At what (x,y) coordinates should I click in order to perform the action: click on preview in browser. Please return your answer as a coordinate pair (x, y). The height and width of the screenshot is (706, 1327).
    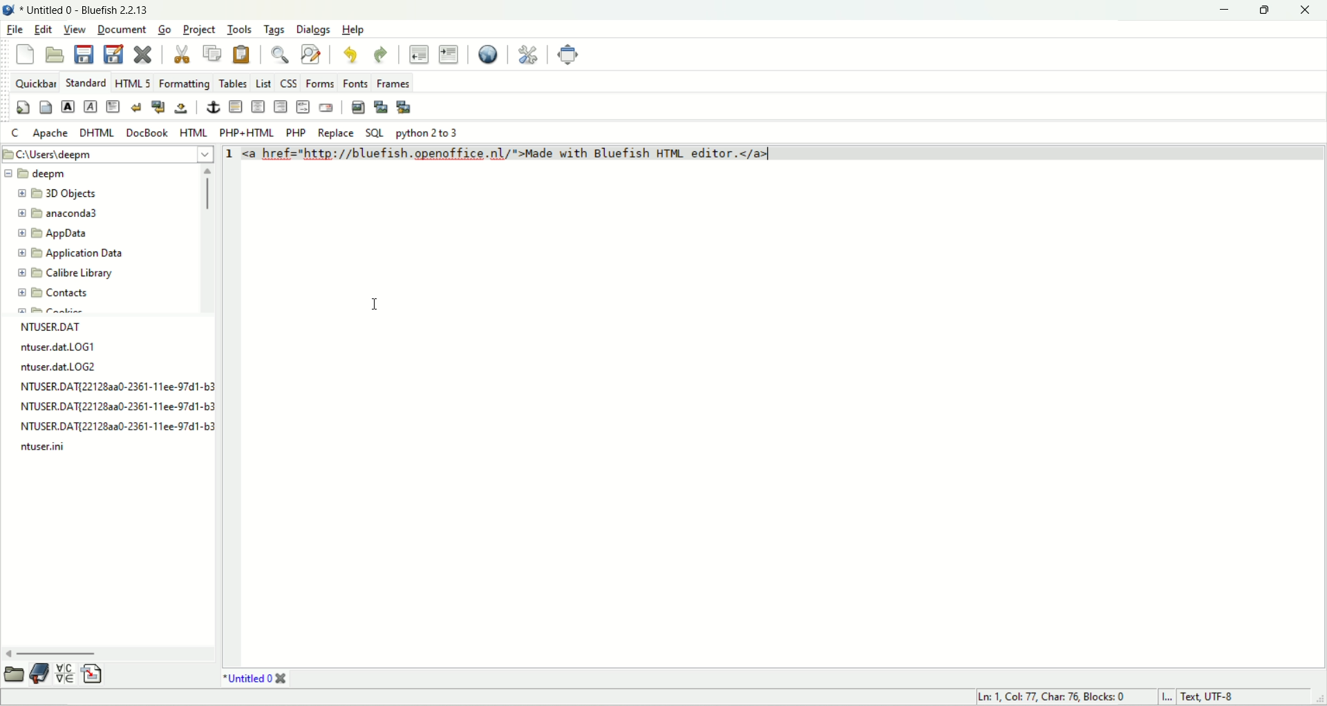
    Looking at the image, I should click on (489, 55).